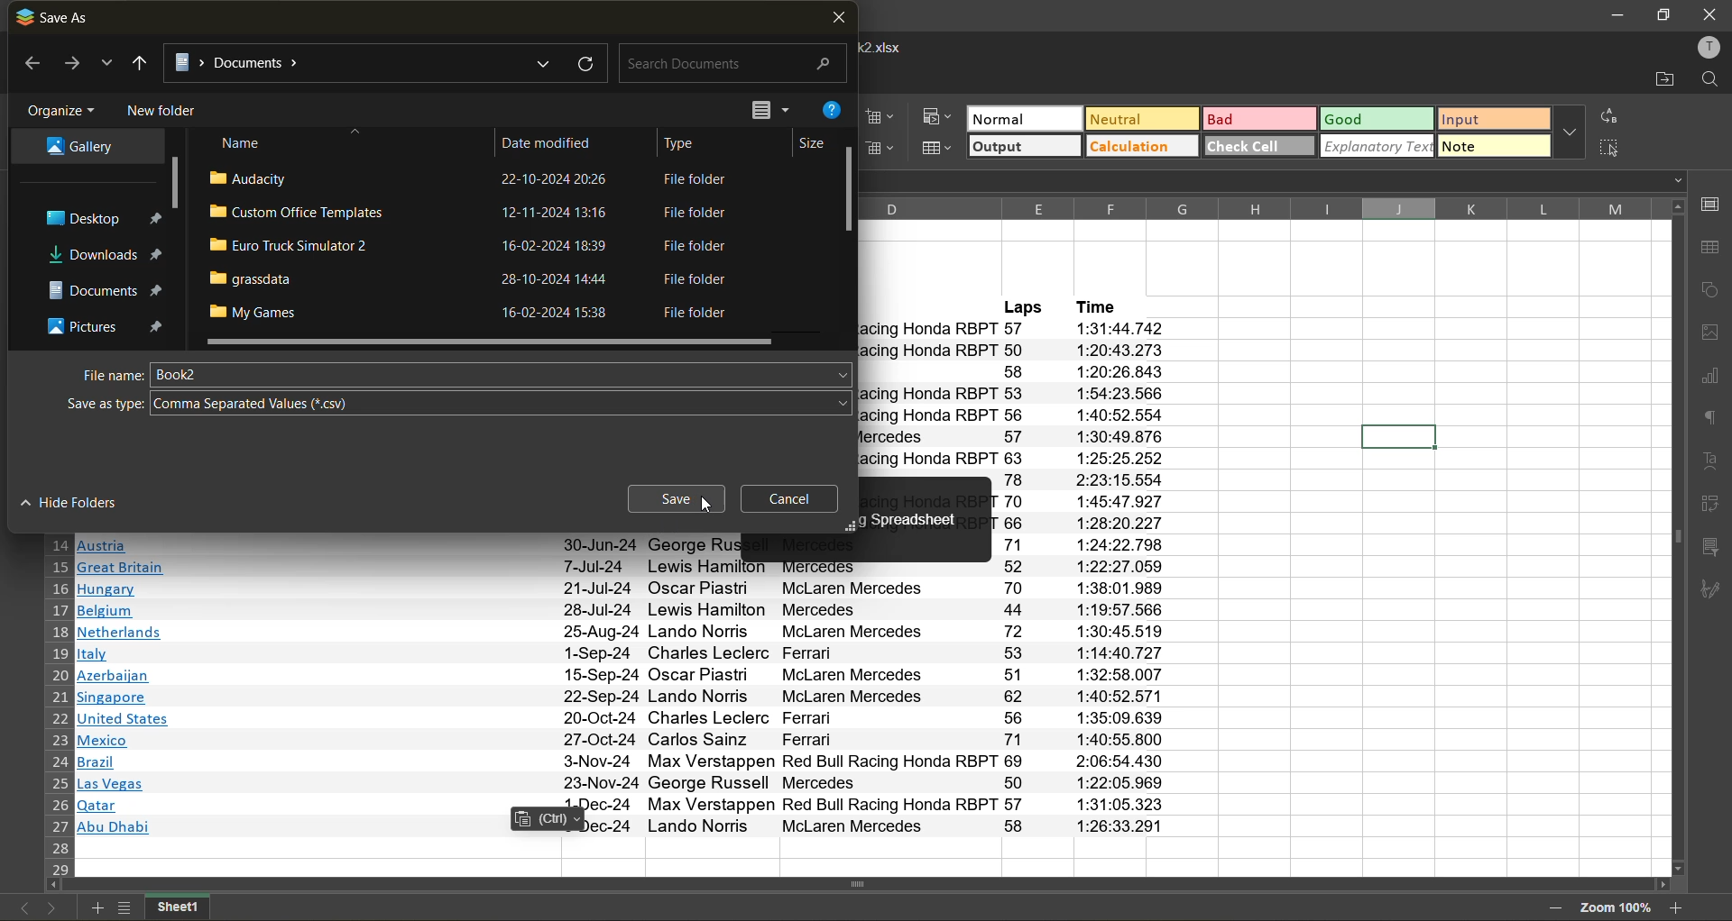  Describe the element at coordinates (624, 544) in the screenshot. I see `text info` at that location.